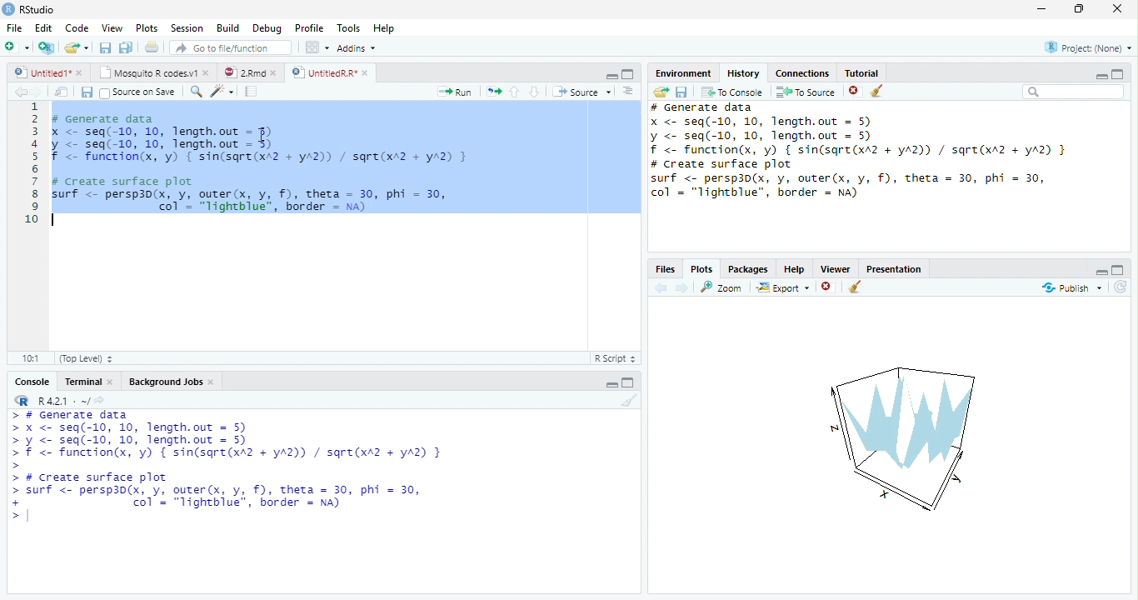 This screenshot has width=1138, height=600. Describe the element at coordinates (1101, 272) in the screenshot. I see `minimize` at that location.